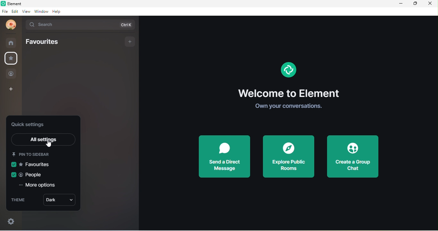  What do you see at coordinates (9, 221) in the screenshot?
I see `quick settings` at bounding box center [9, 221].